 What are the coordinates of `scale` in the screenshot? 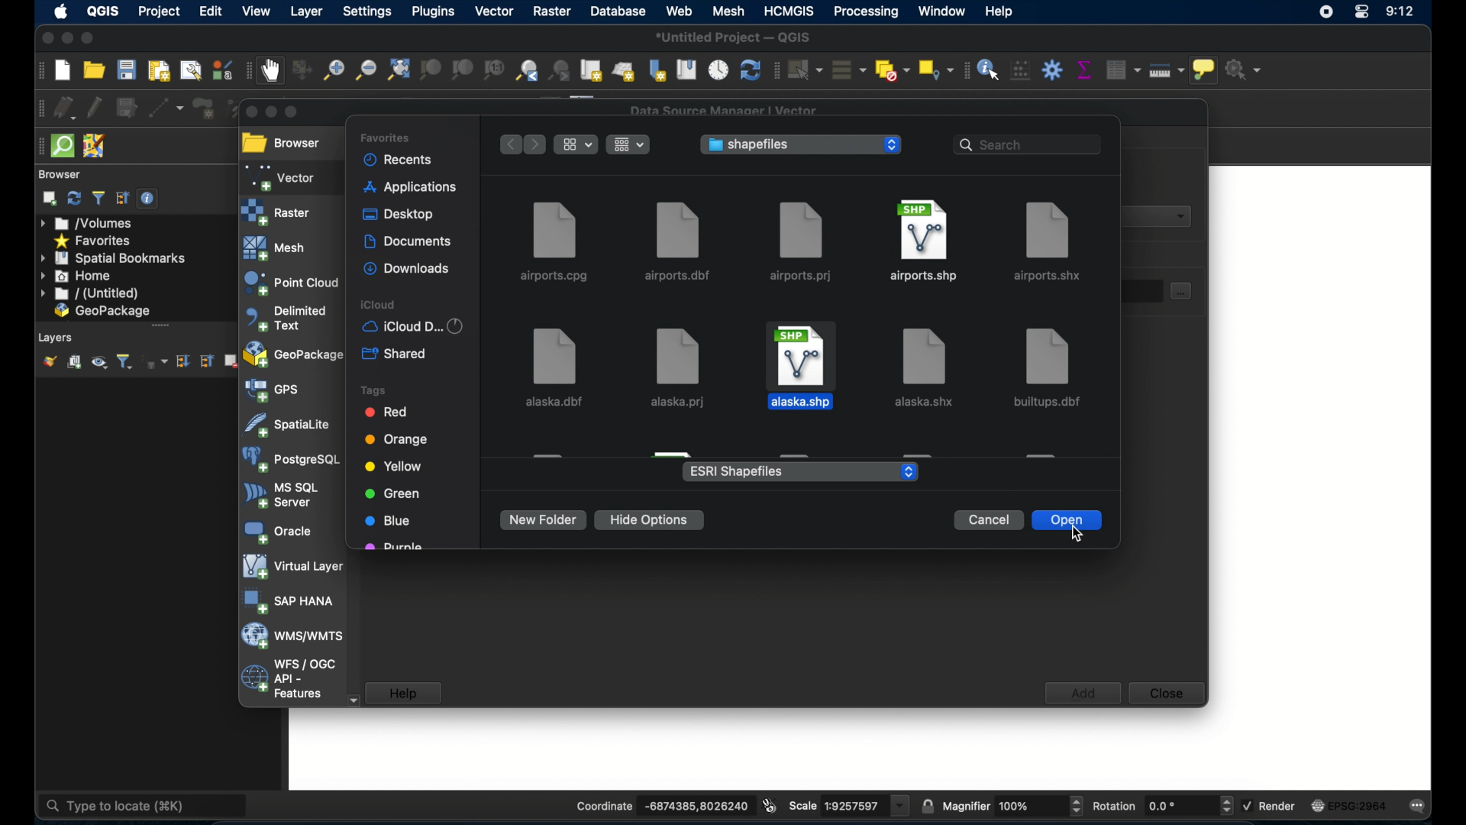 It's located at (848, 805).